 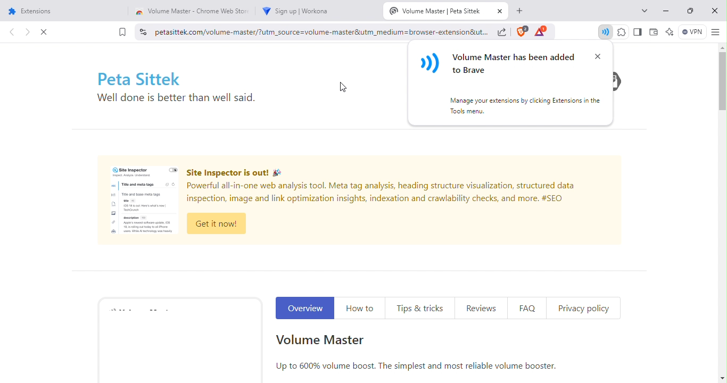 What do you see at coordinates (667, 11) in the screenshot?
I see `minimize` at bounding box center [667, 11].